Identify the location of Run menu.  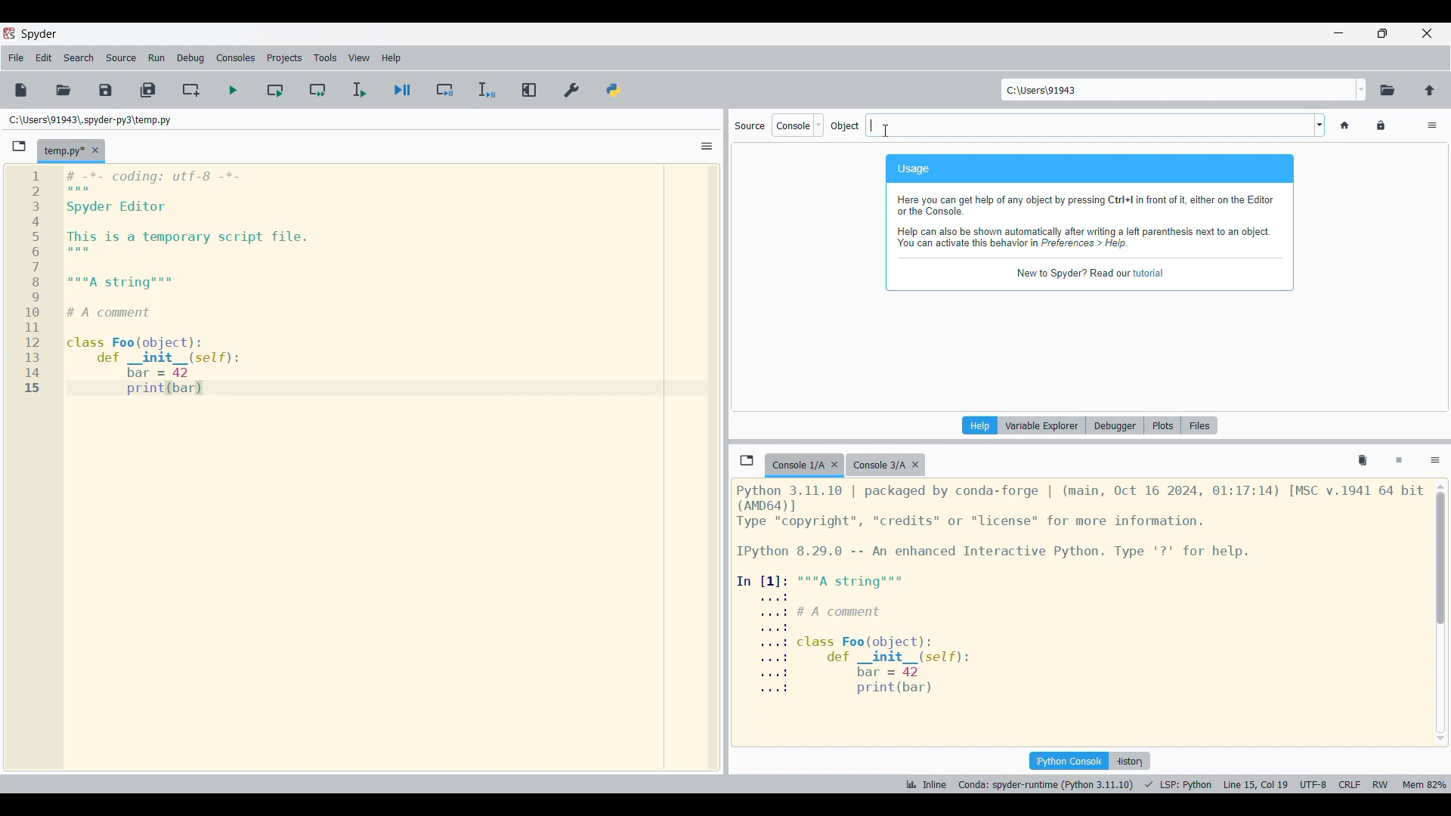
(157, 57).